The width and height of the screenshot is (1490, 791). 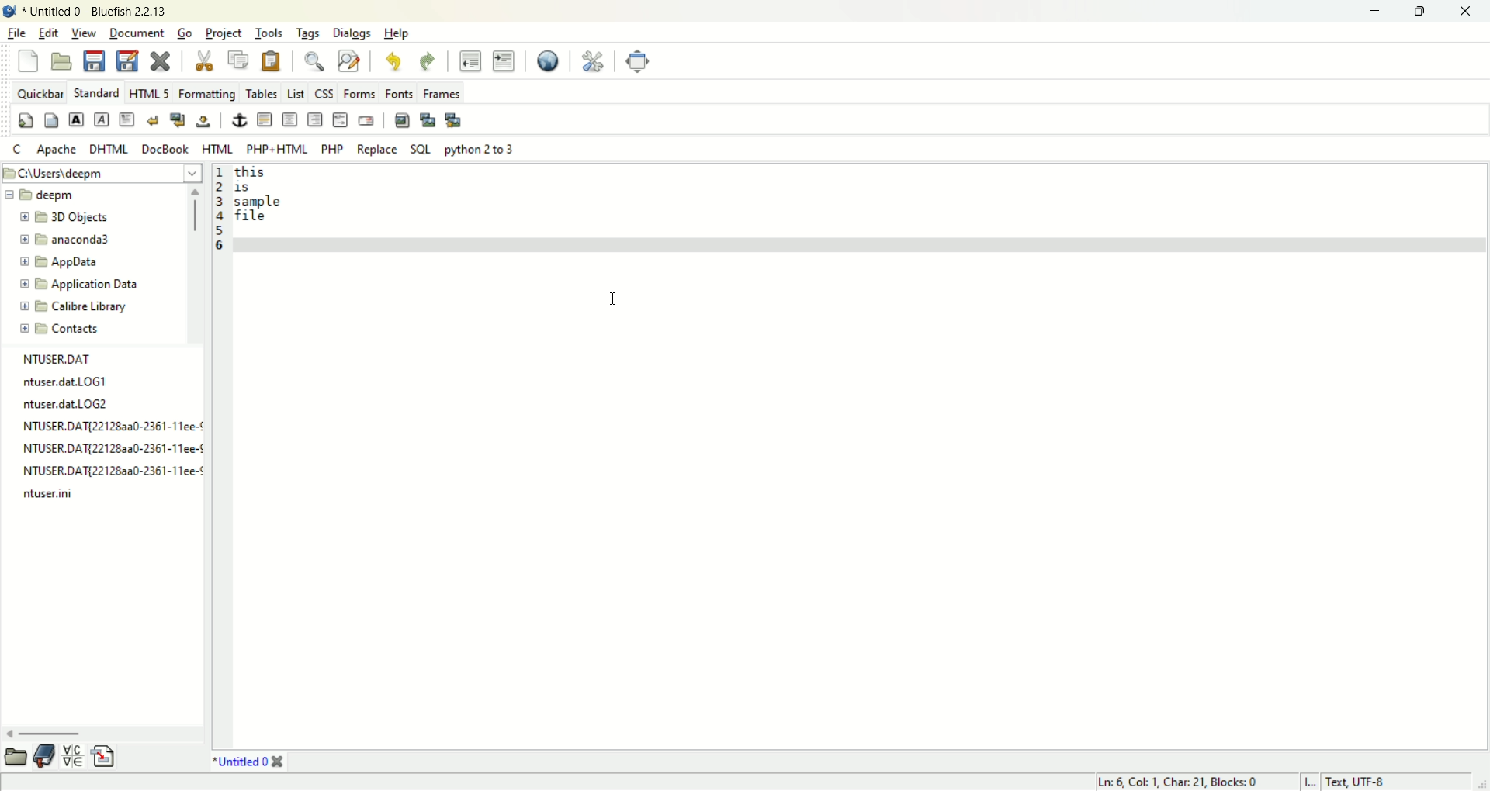 What do you see at coordinates (504, 57) in the screenshot?
I see `indent` at bounding box center [504, 57].